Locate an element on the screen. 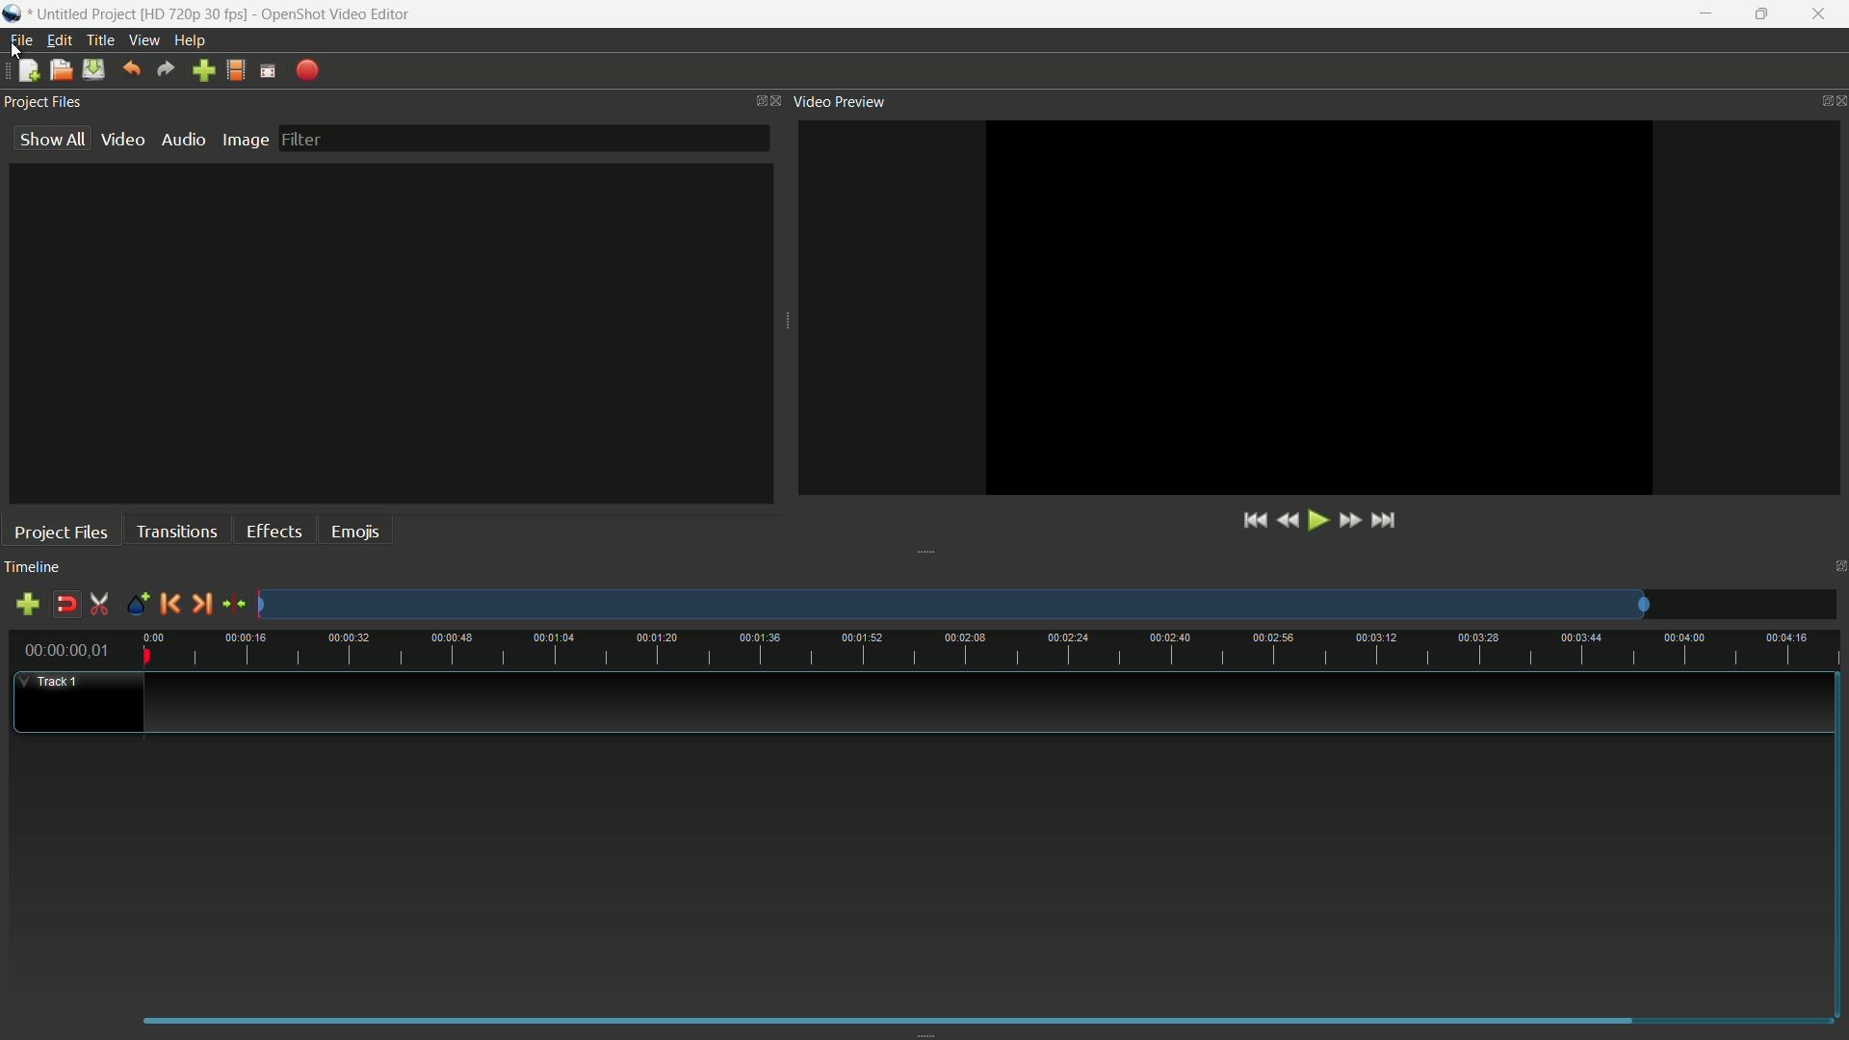  cursor is located at coordinates (19, 50).